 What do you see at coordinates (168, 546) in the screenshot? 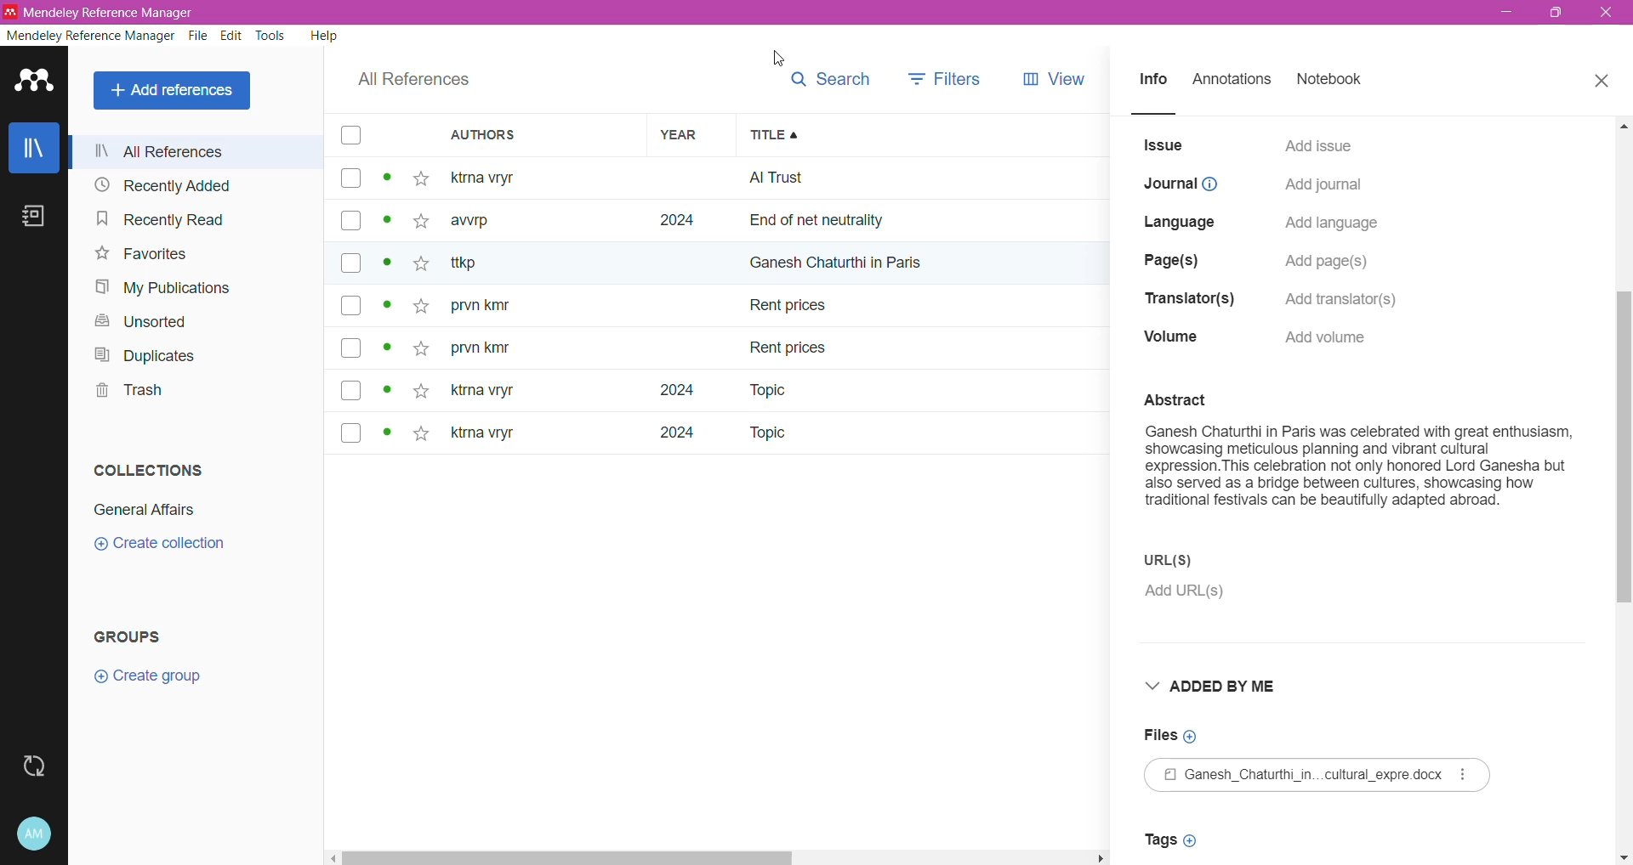
I see `Click to Create Collection` at bounding box center [168, 546].